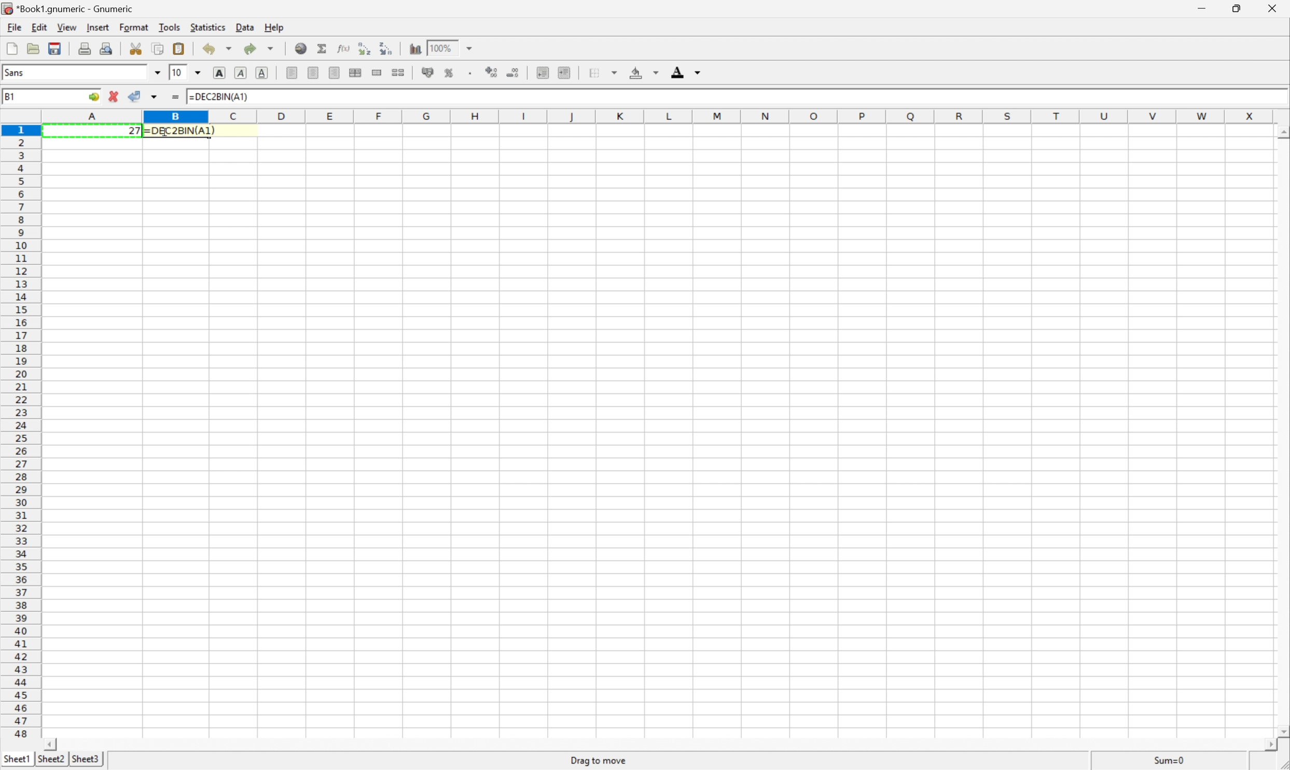 This screenshot has width=1290, height=770. I want to click on Insert a chart, so click(414, 48).